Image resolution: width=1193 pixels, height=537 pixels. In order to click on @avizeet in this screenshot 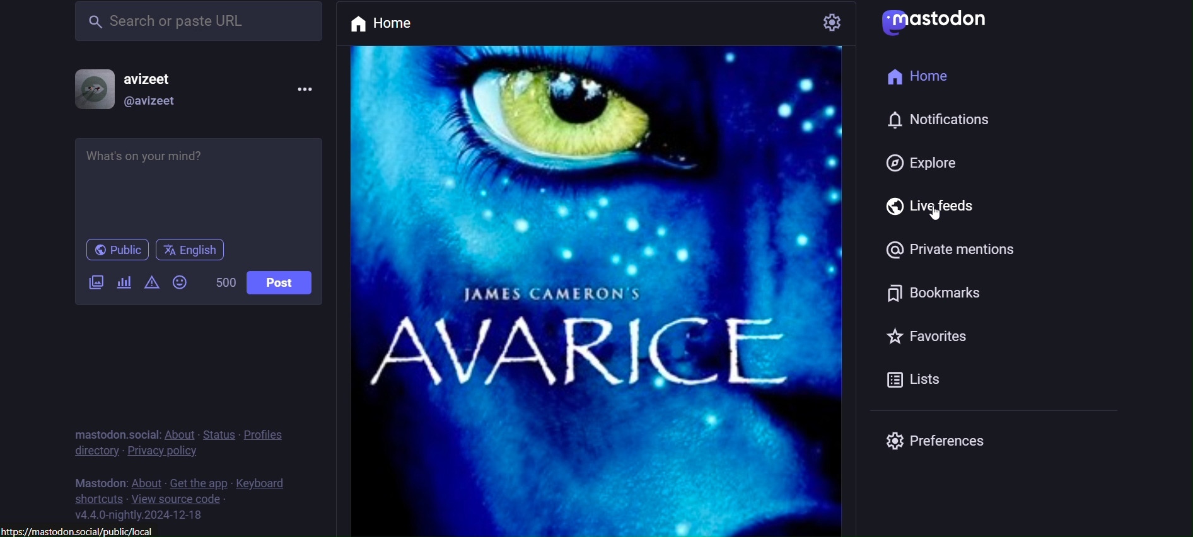, I will do `click(151, 100)`.